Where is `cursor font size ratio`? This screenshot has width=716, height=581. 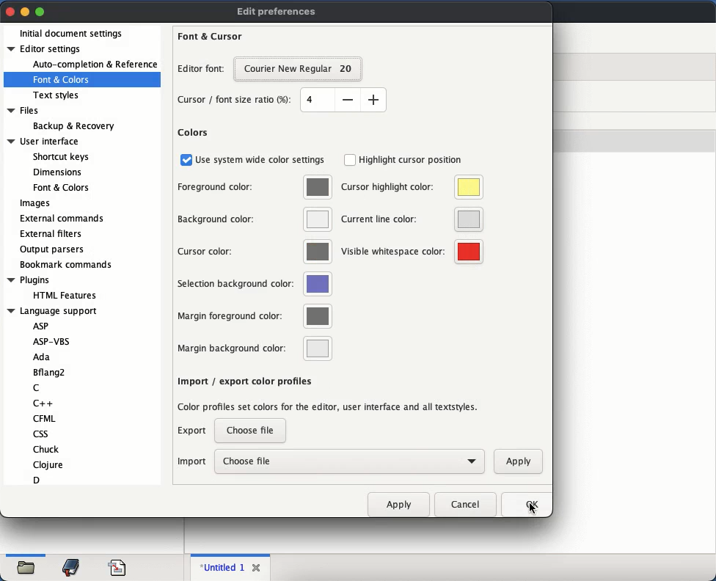
cursor font size ratio is located at coordinates (235, 100).